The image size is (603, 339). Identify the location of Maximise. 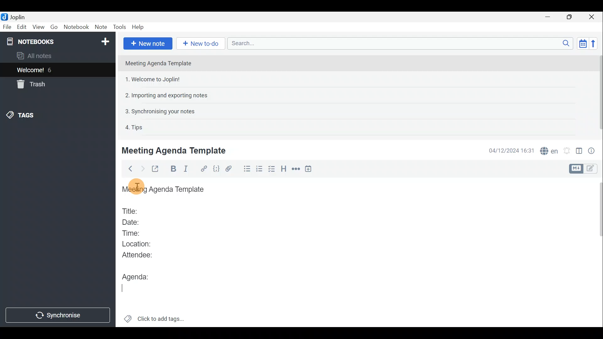
(570, 18).